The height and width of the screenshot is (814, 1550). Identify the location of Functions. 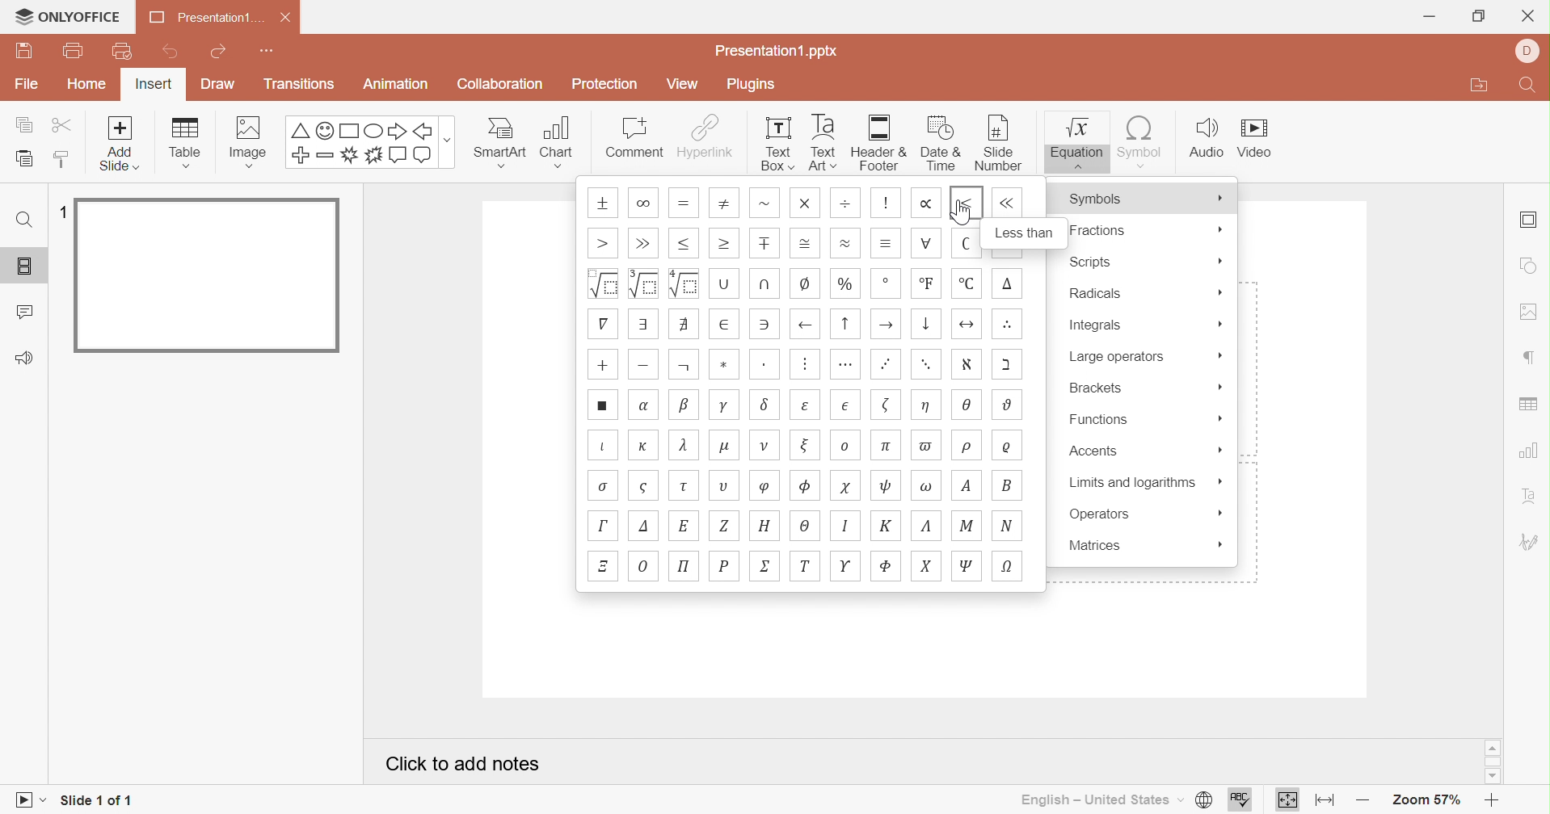
(1144, 418).